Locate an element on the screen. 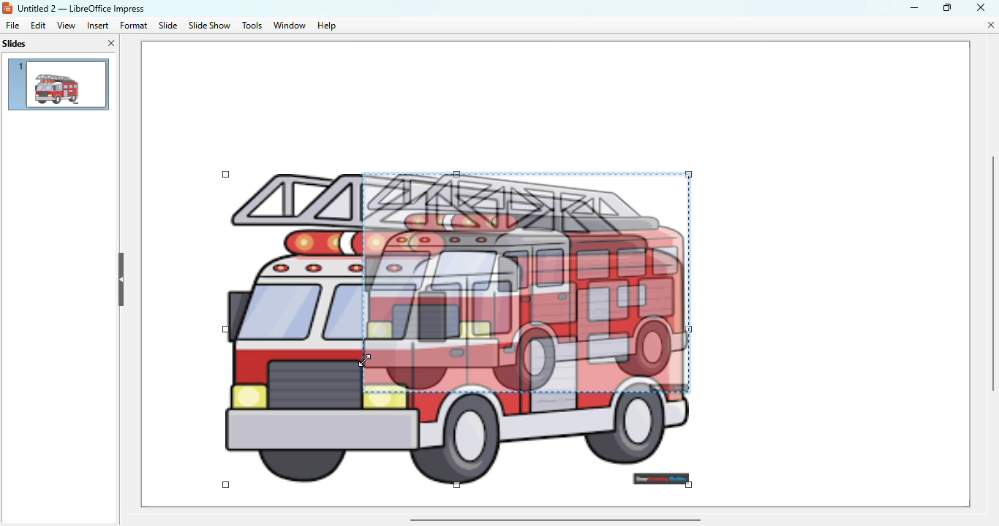 This screenshot has height=526, width=999. slide show is located at coordinates (210, 25).